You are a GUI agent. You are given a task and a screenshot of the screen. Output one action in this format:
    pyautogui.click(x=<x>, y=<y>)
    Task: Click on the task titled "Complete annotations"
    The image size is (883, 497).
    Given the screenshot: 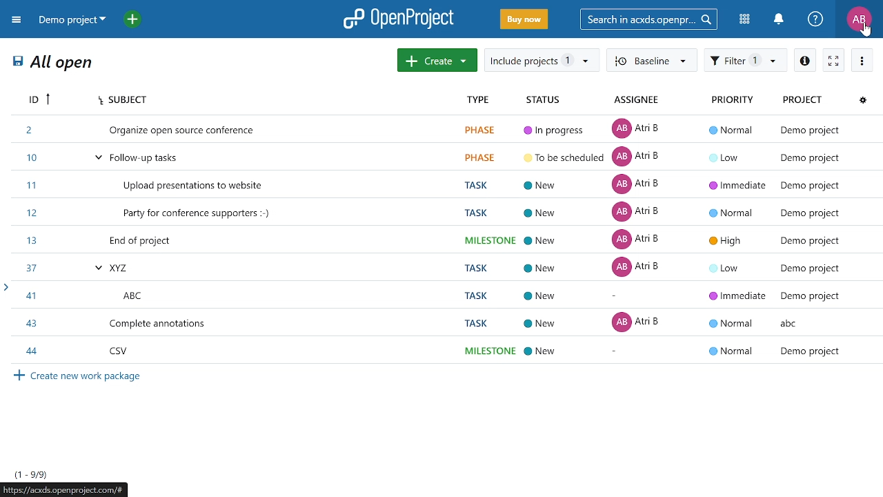 What is the action you would take?
    pyautogui.click(x=441, y=322)
    